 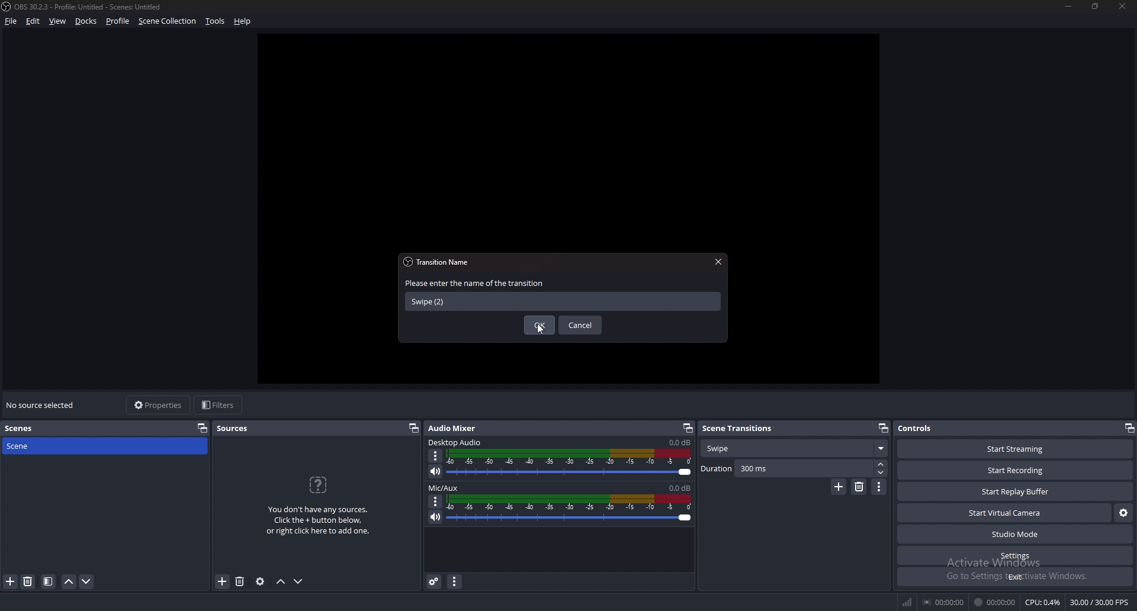 What do you see at coordinates (216, 22) in the screenshot?
I see `tools` at bounding box center [216, 22].